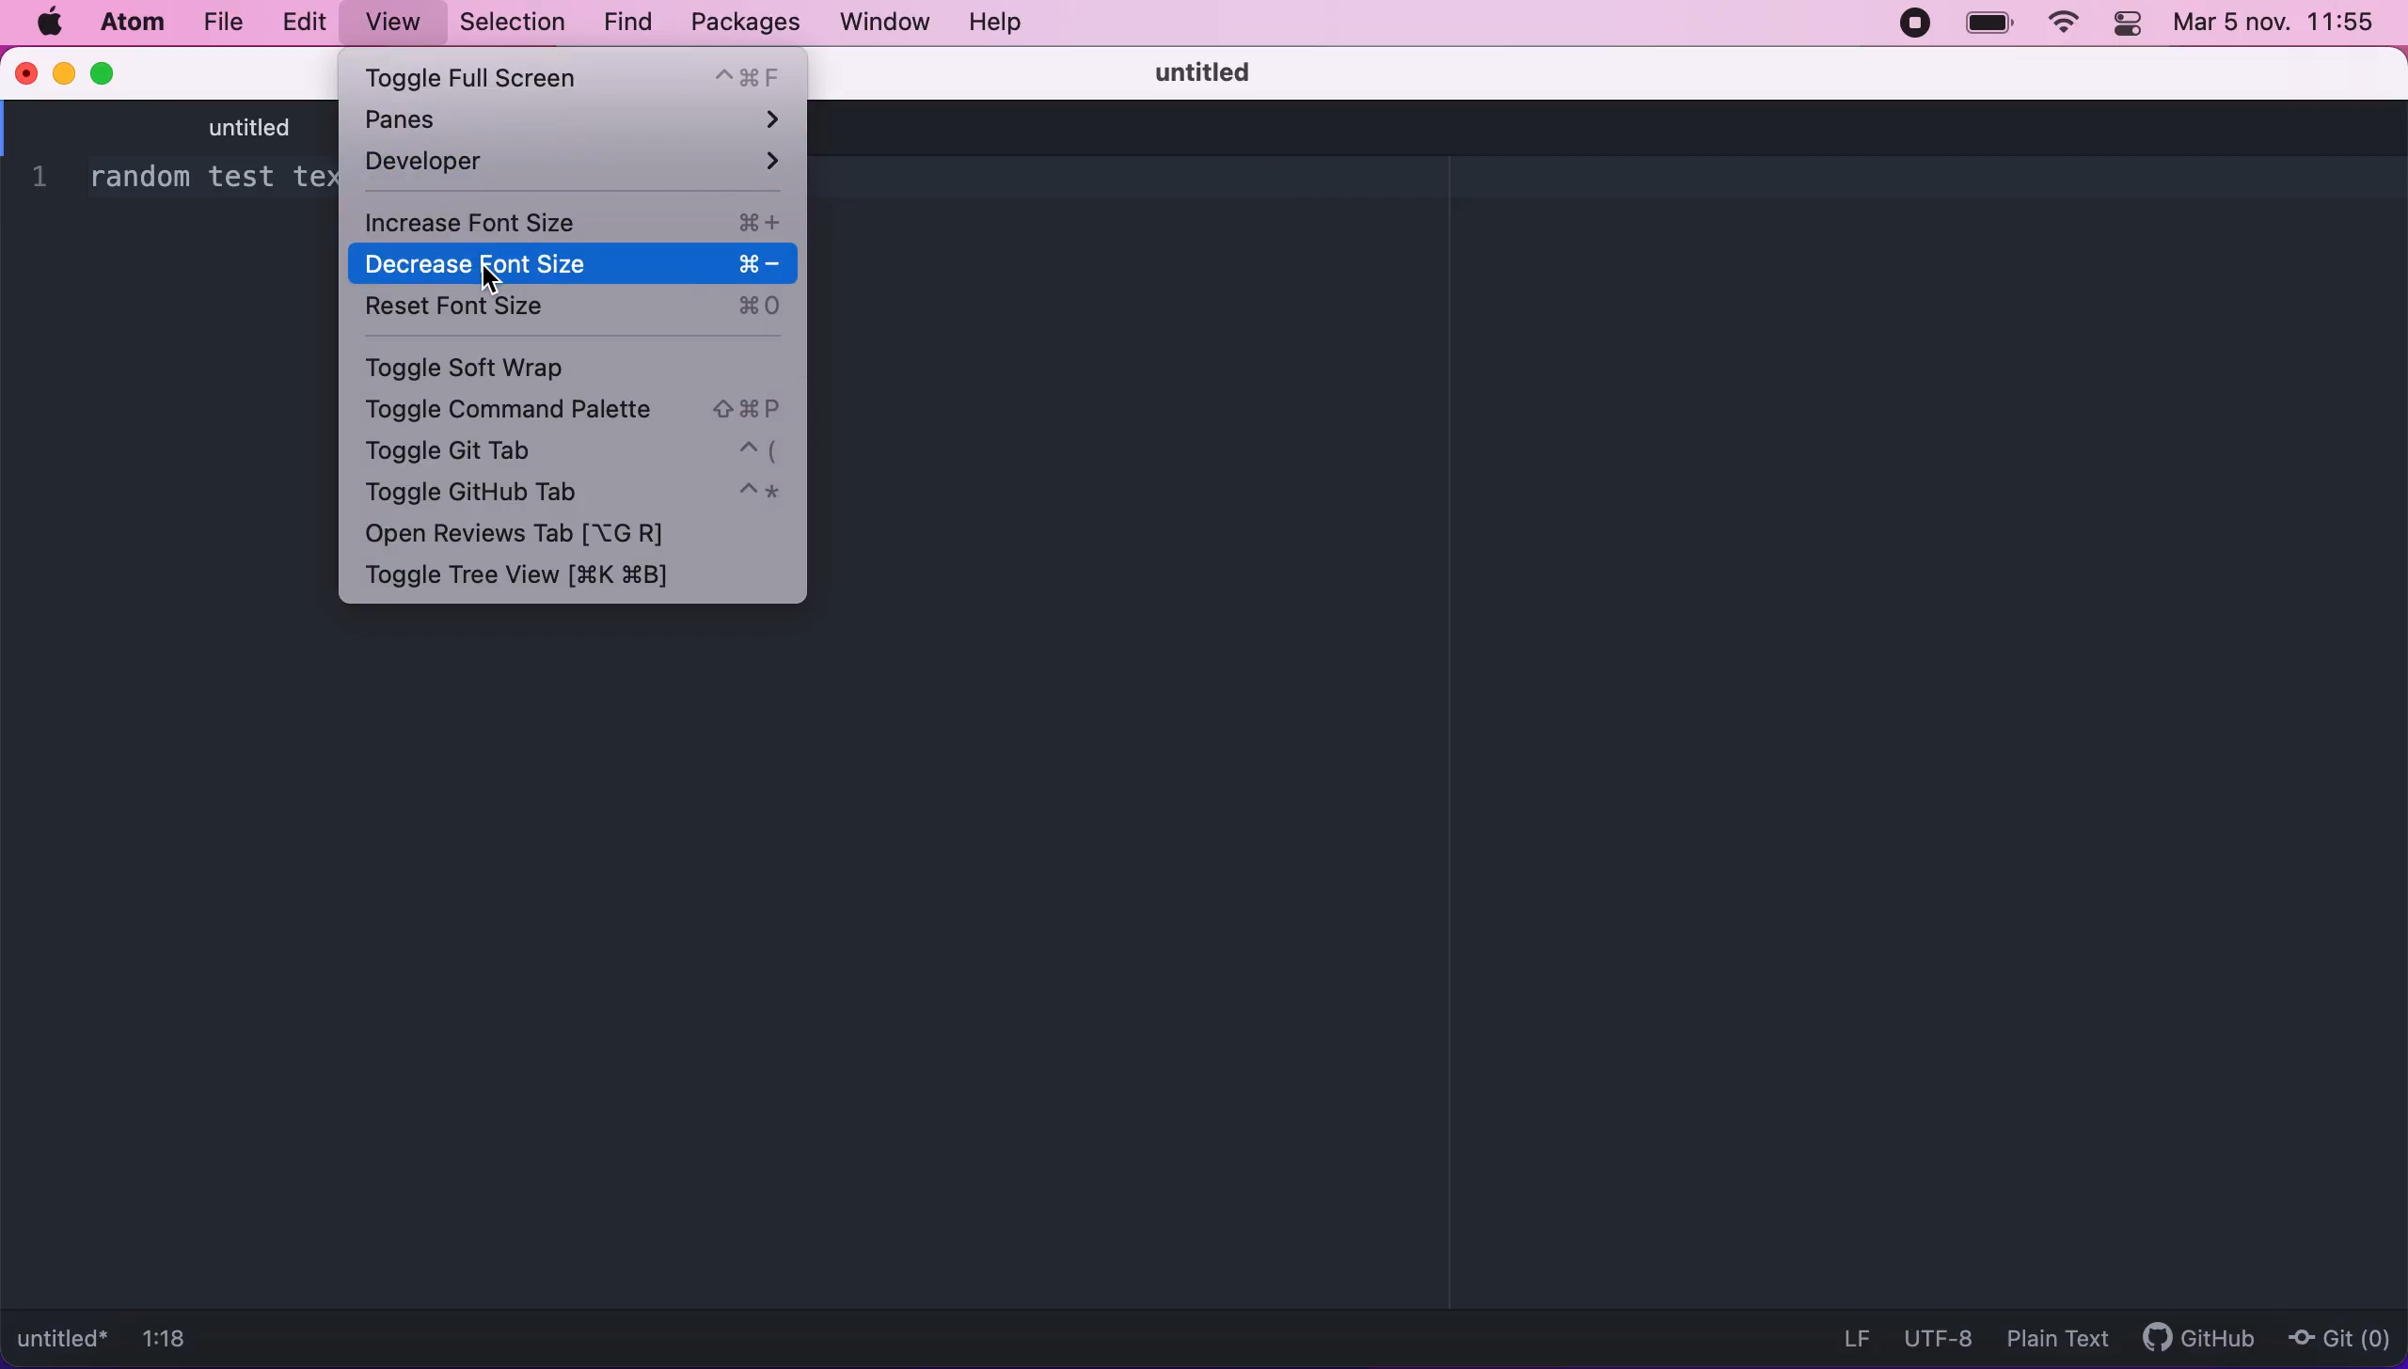 The image size is (2408, 1369). I want to click on github, so click(2200, 1335).